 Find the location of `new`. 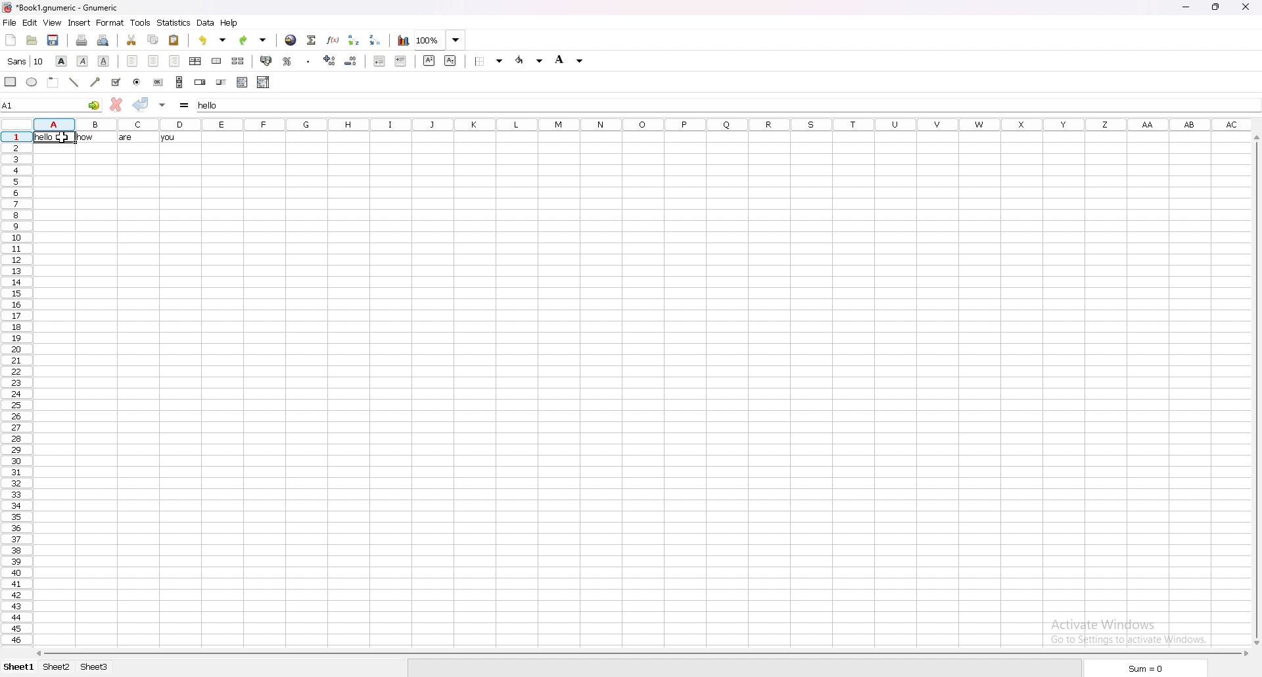

new is located at coordinates (10, 40).